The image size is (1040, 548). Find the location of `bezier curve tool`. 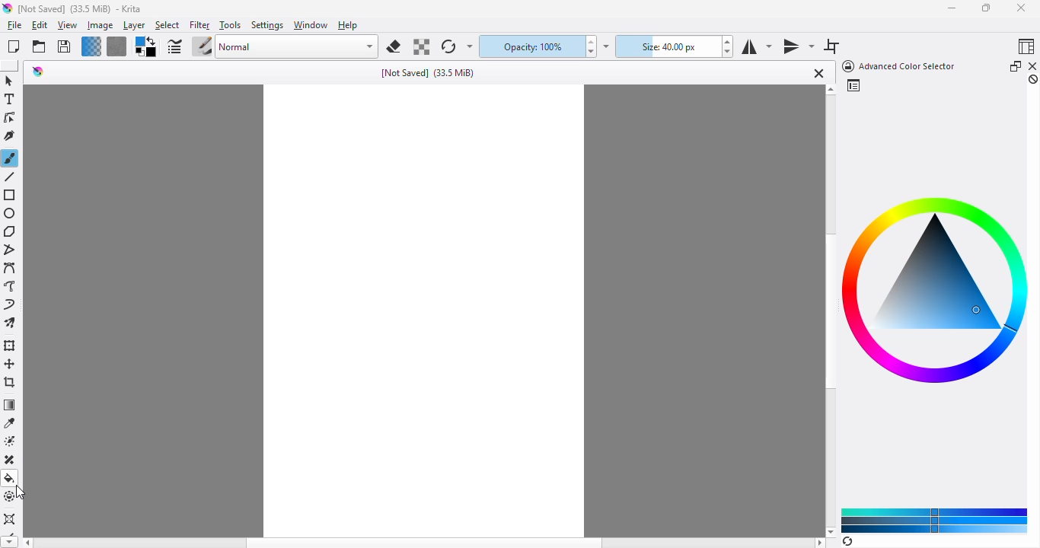

bezier curve tool is located at coordinates (11, 267).